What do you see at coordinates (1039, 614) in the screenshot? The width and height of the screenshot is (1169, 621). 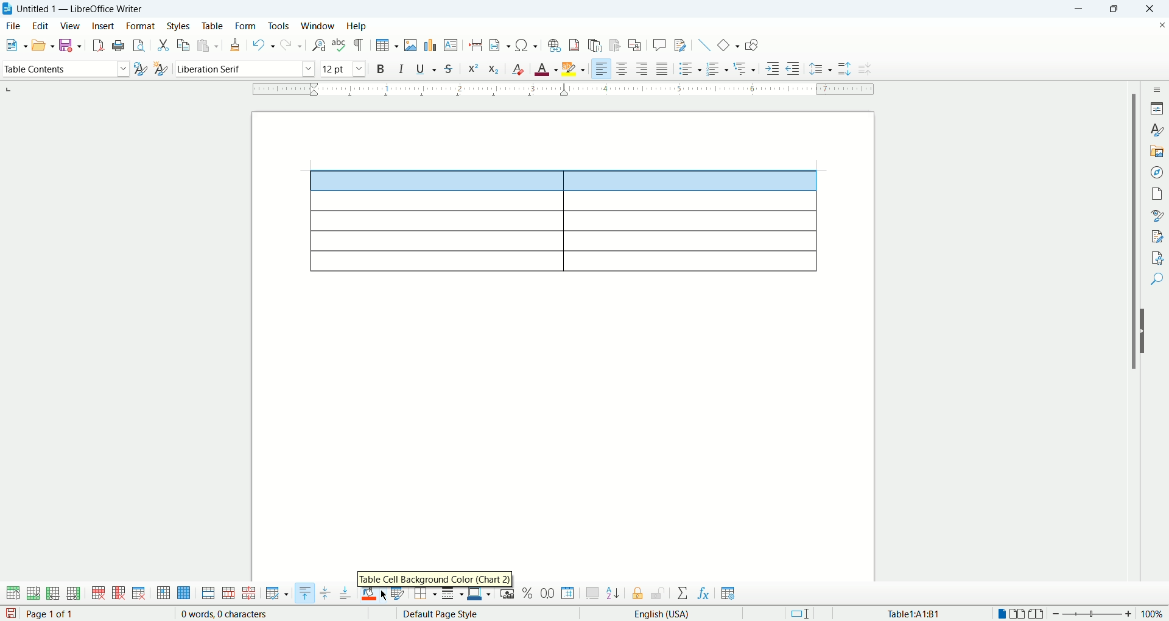 I see `book view` at bounding box center [1039, 614].